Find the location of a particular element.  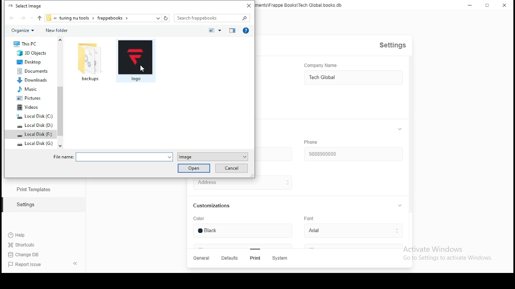

close  is located at coordinates (249, 5).